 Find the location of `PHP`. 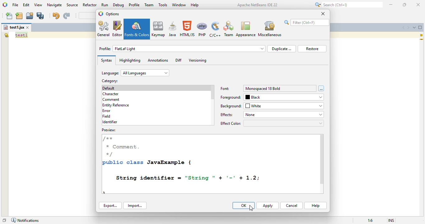

PHP is located at coordinates (203, 29).